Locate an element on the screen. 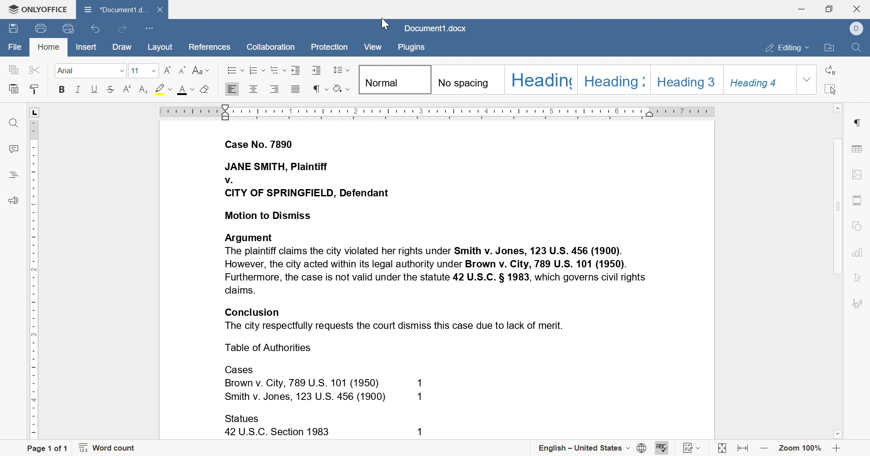 This screenshot has width=870, height=456. clear style is located at coordinates (206, 90).